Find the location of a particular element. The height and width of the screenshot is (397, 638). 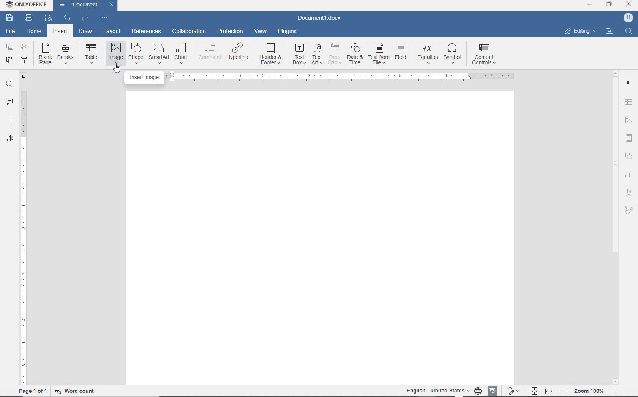

editing is located at coordinates (581, 31).